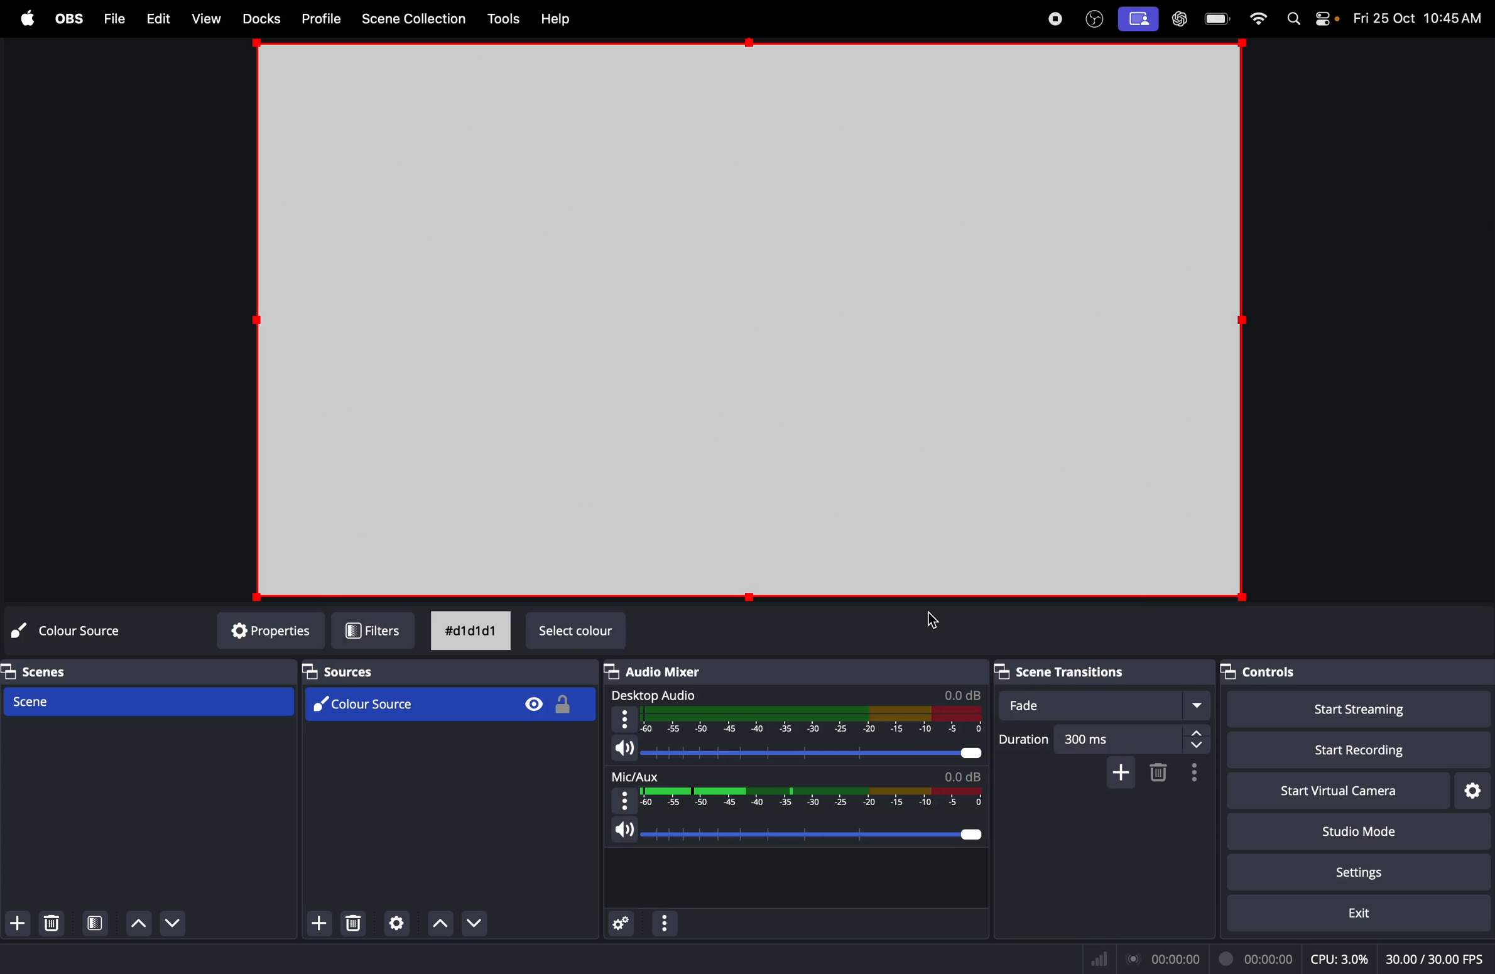 This screenshot has width=1495, height=974. Describe the element at coordinates (158, 17) in the screenshot. I see `Edit` at that location.